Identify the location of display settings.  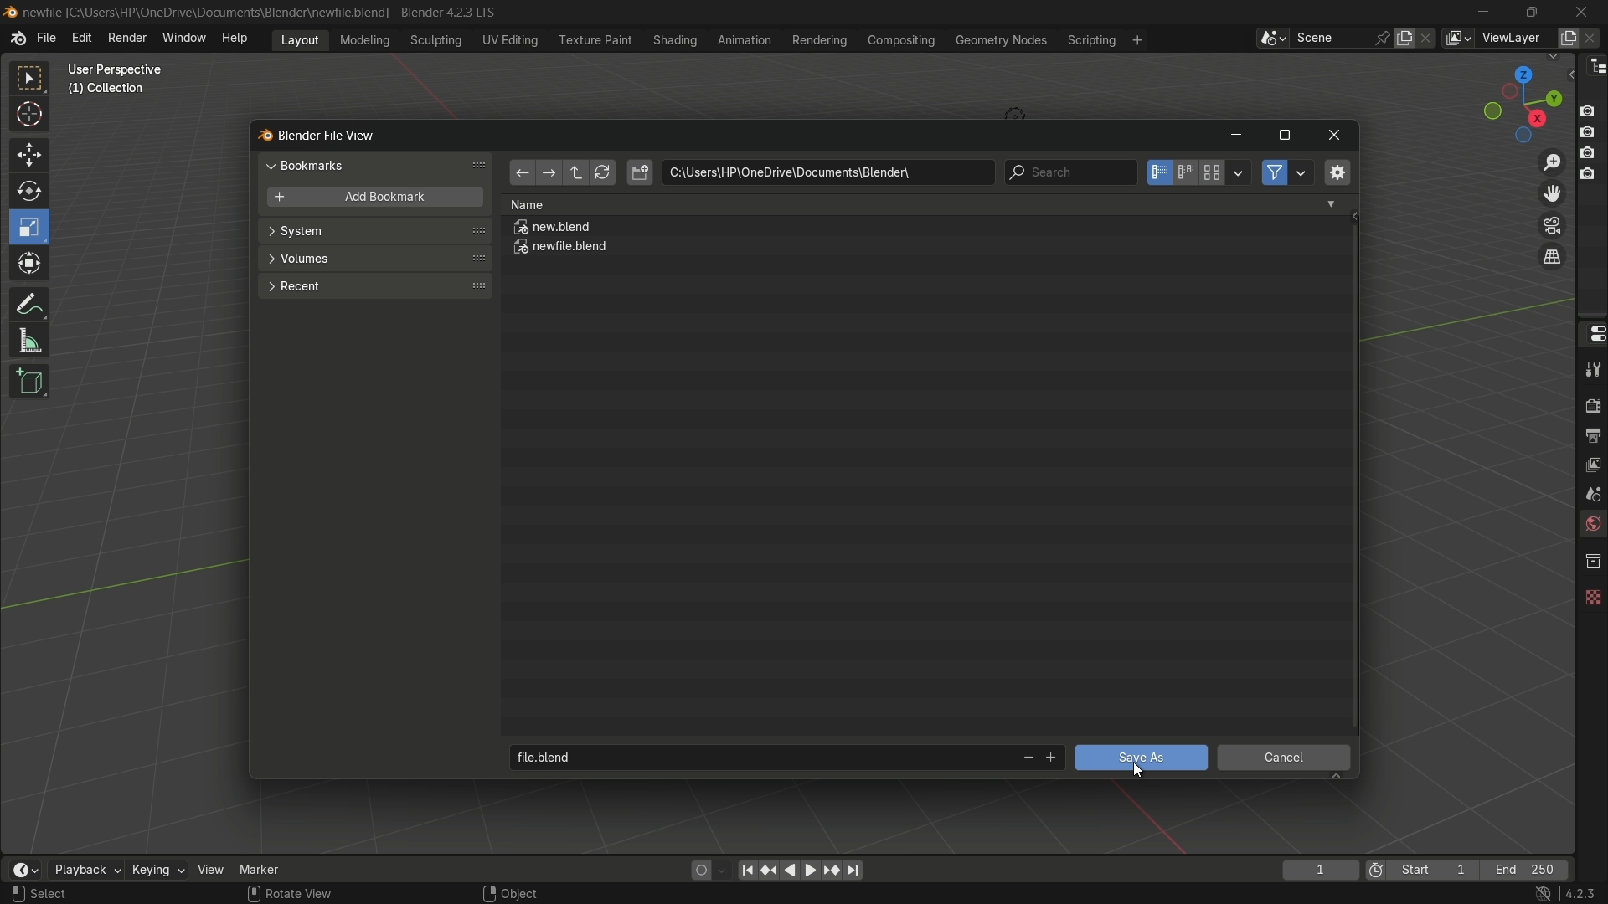
(1239, 171).